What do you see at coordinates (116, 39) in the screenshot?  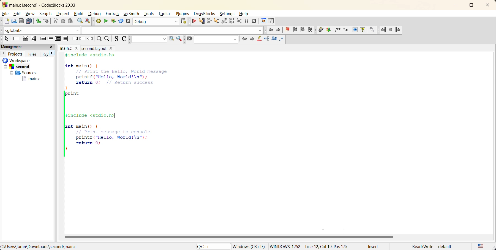 I see `toggle source` at bounding box center [116, 39].